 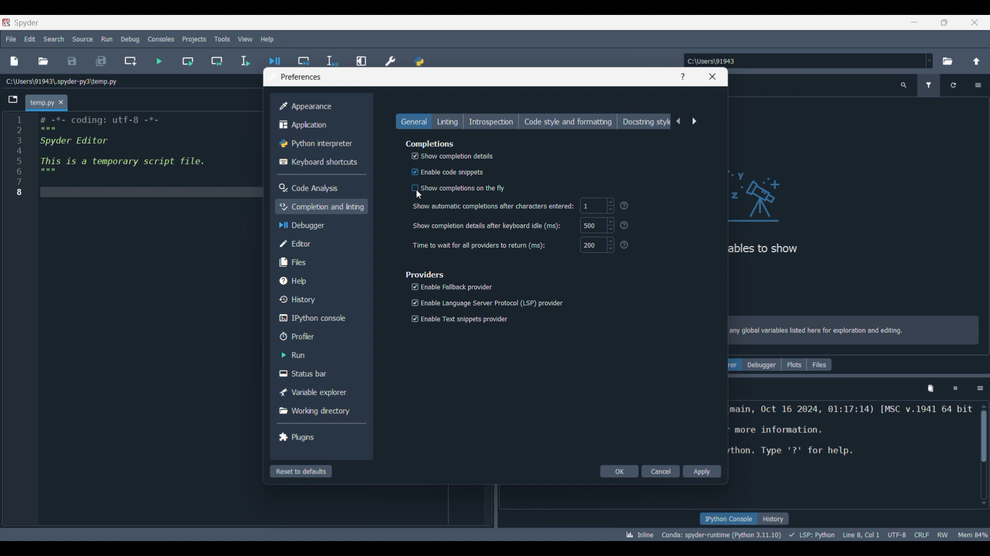 I want to click on ‘Show automatic completions after characters entered, so click(x=493, y=207).